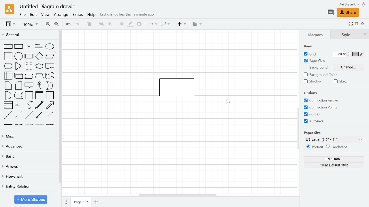  What do you see at coordinates (331, 13) in the screenshot?
I see `Comment` at bounding box center [331, 13].